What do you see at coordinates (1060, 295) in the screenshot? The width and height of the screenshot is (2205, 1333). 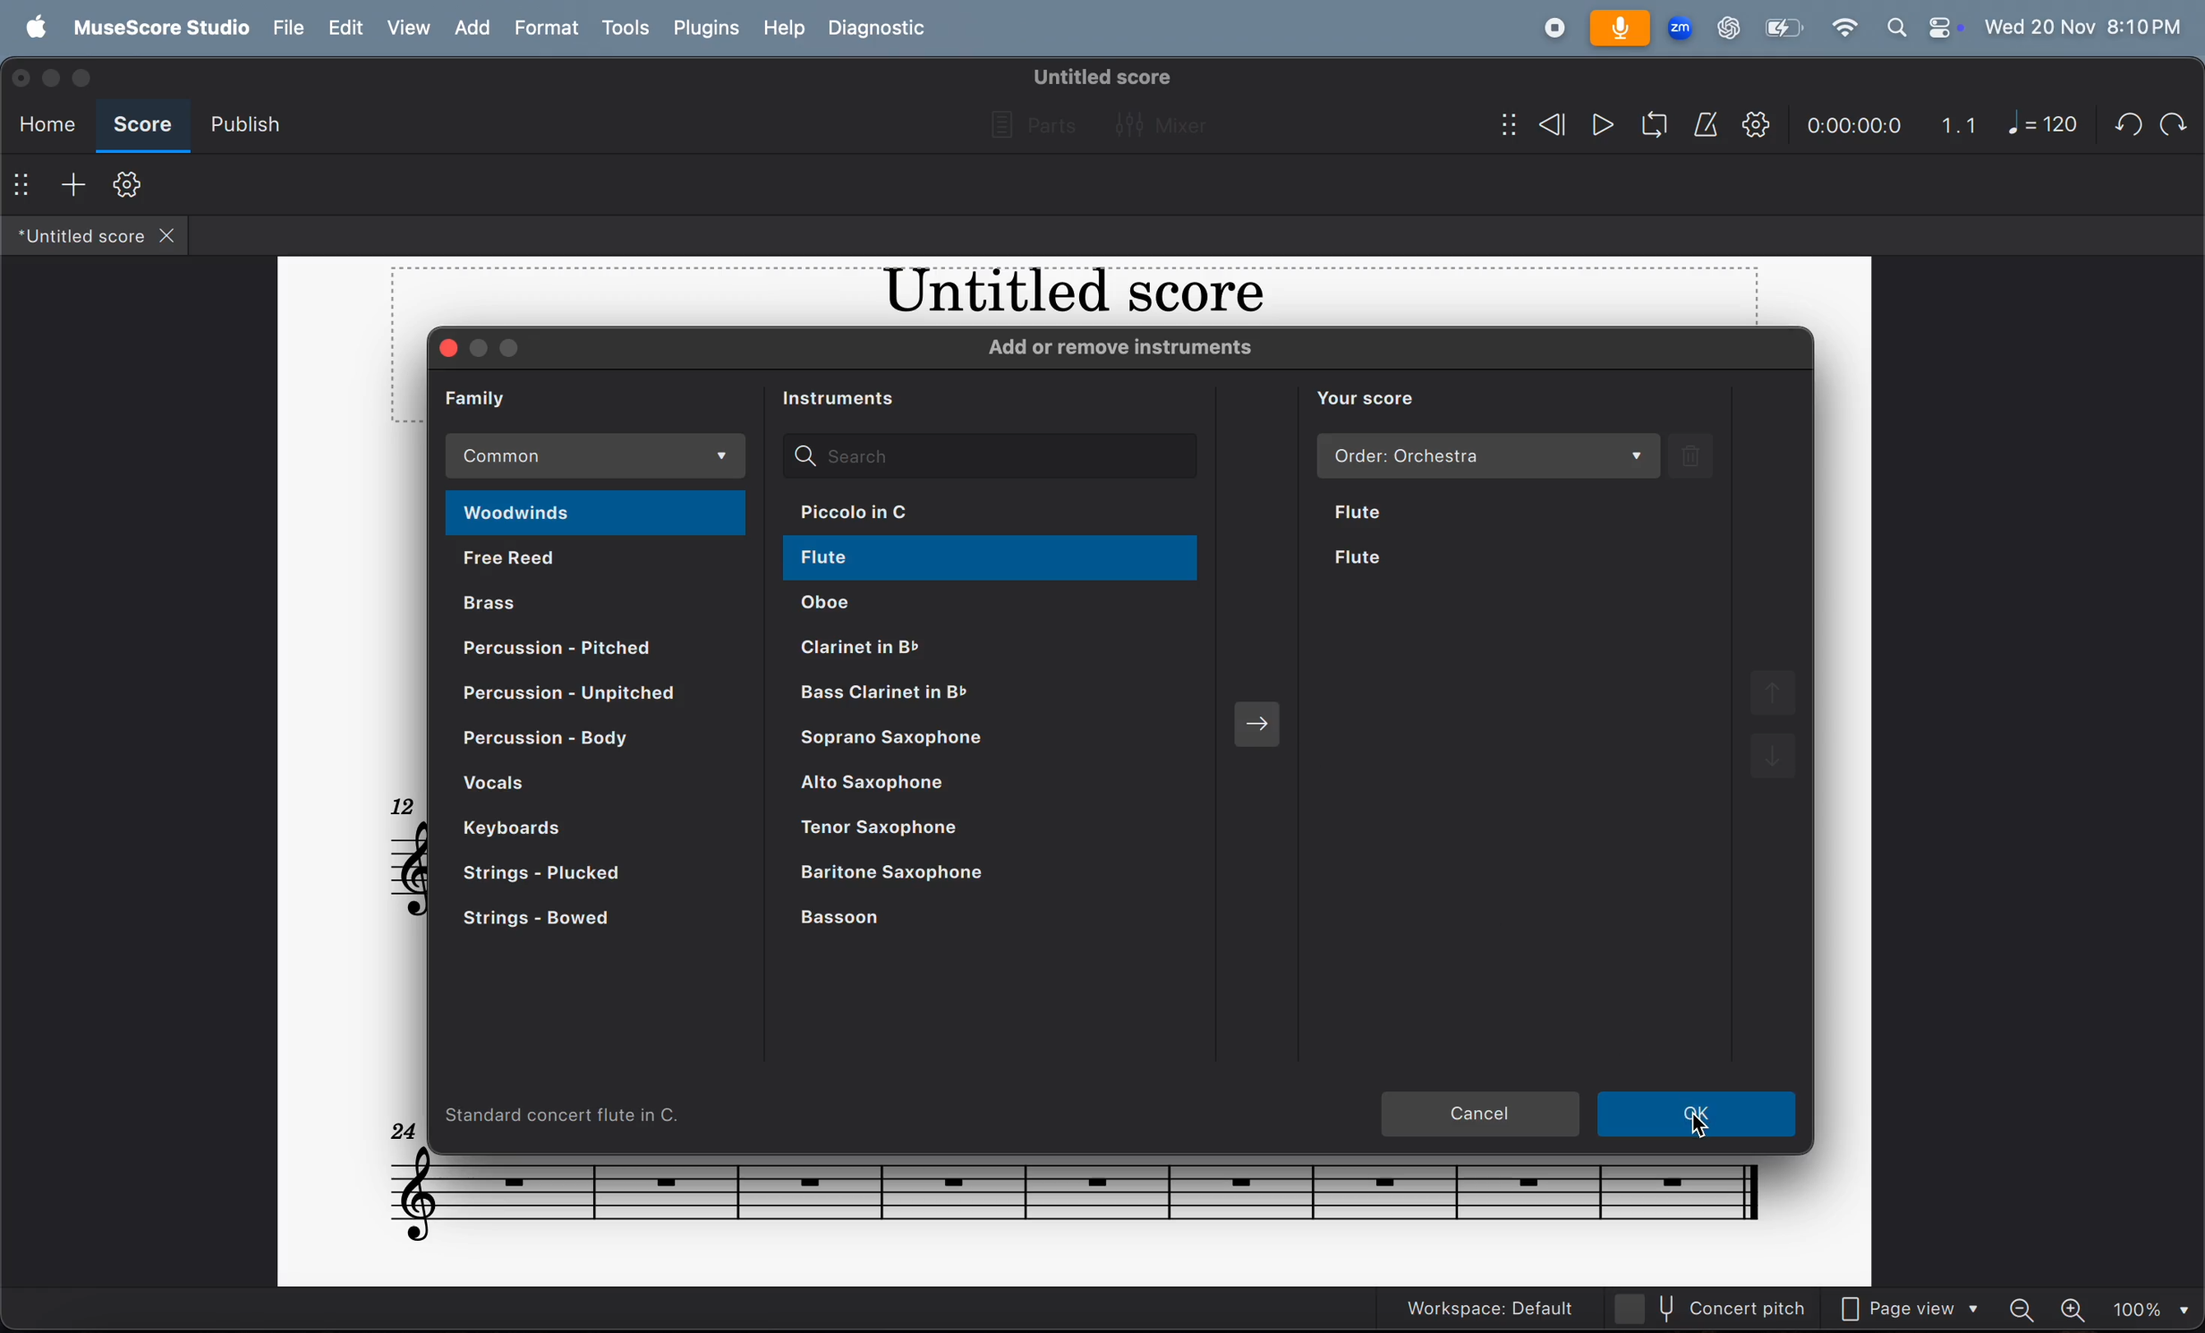 I see `music title` at bounding box center [1060, 295].